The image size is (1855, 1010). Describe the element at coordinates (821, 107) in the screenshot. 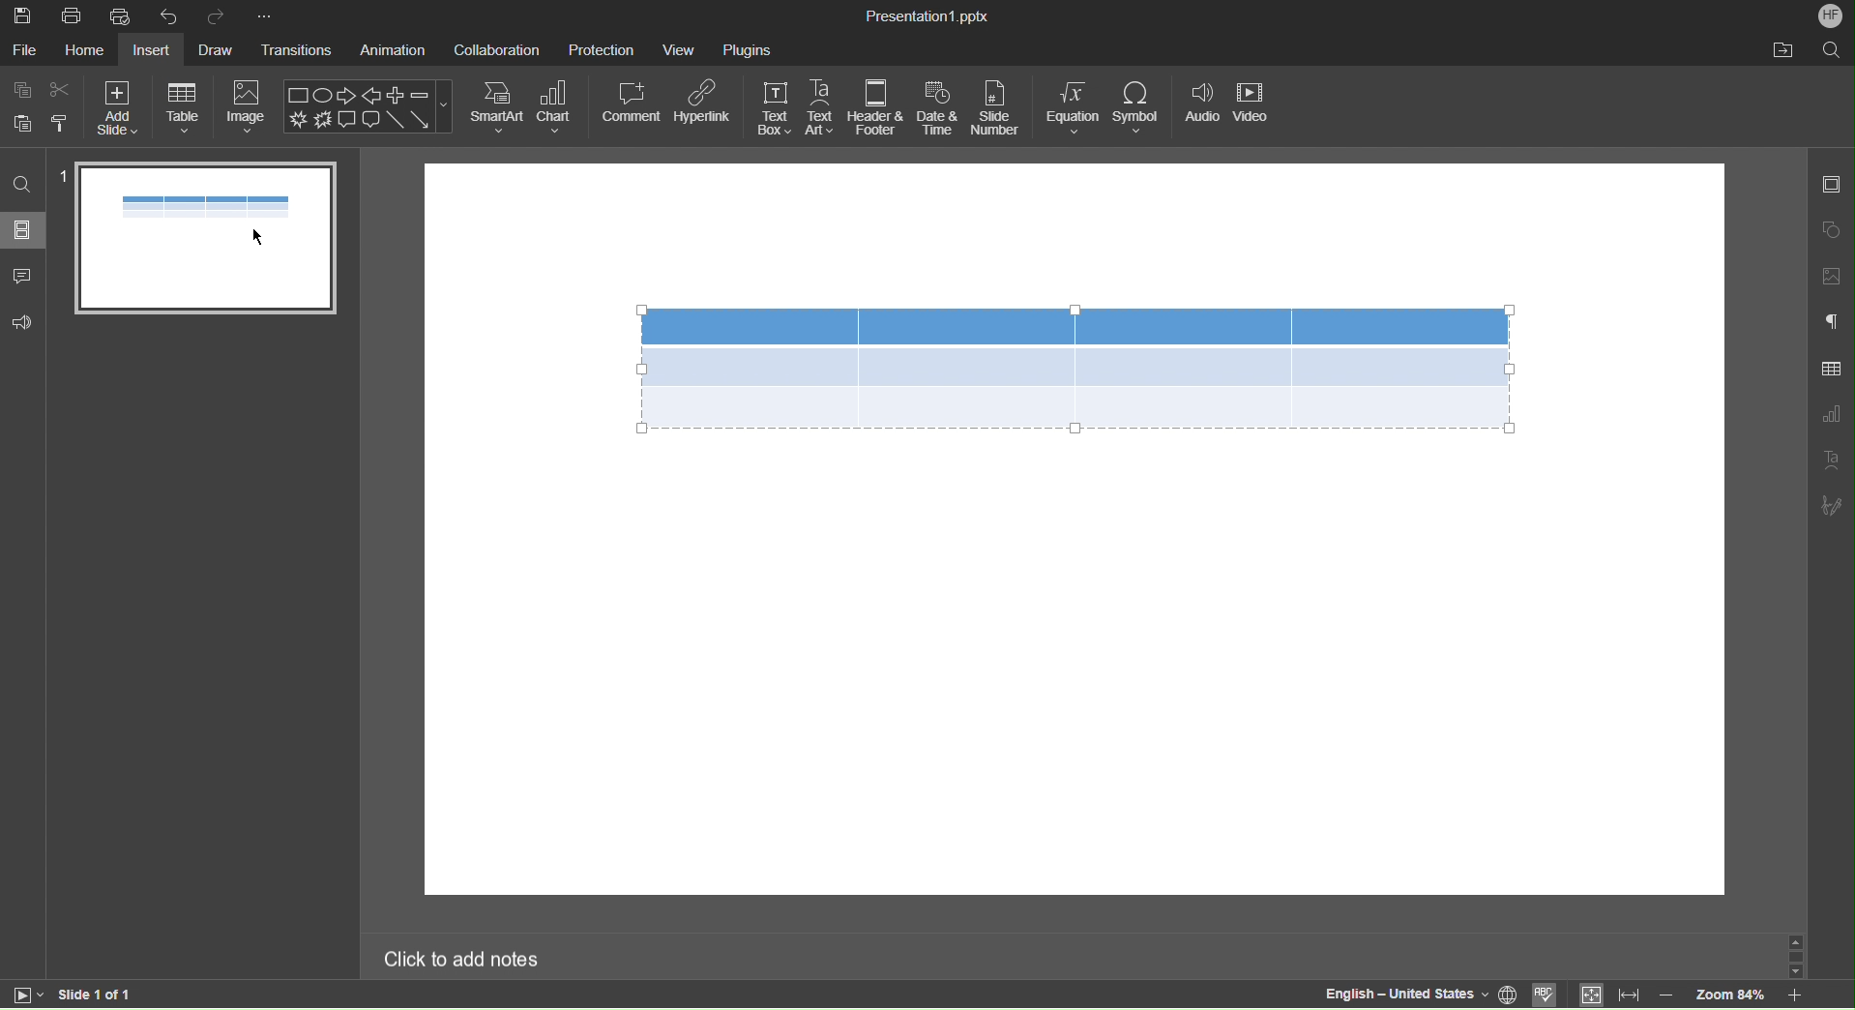

I see `Text Art` at that location.